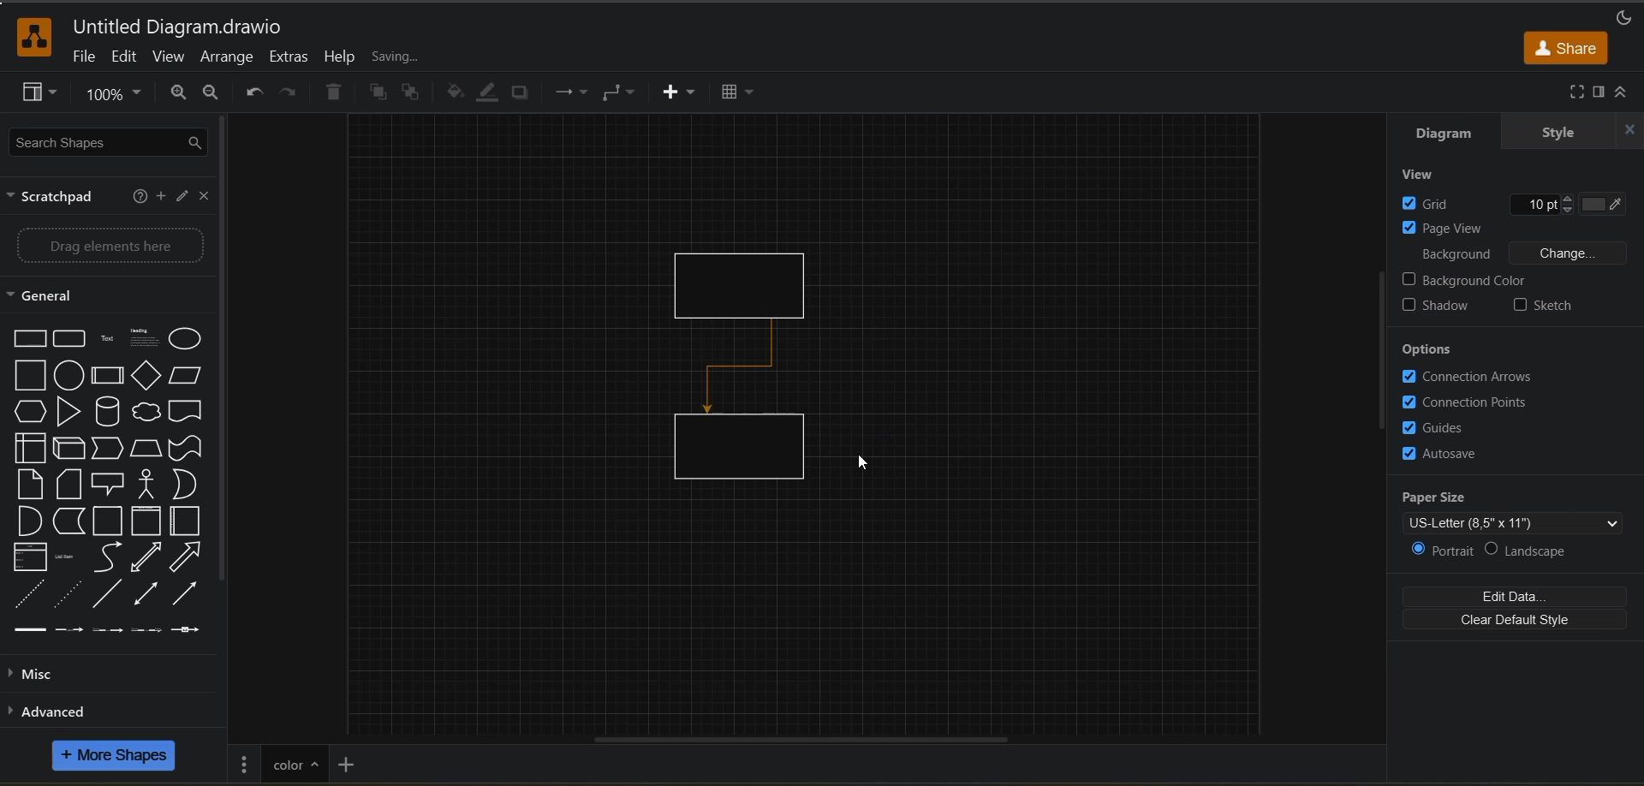 The width and height of the screenshot is (1644, 786). I want to click on shadow, so click(1438, 307).